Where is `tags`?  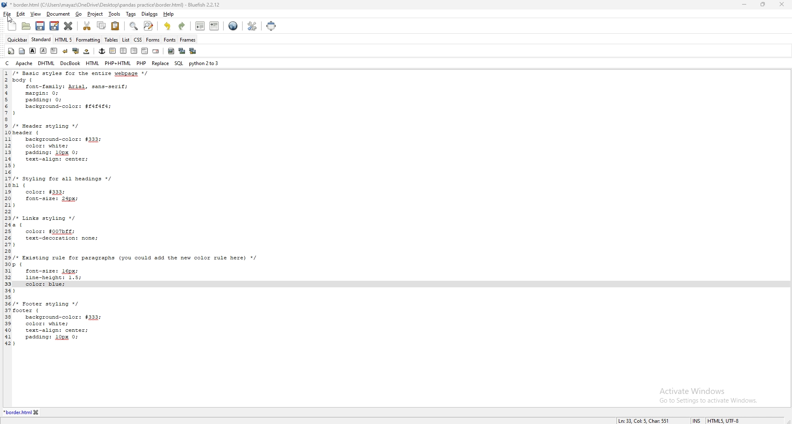 tags is located at coordinates (131, 14).